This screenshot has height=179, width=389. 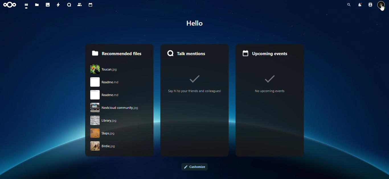 What do you see at coordinates (116, 107) in the screenshot?
I see `nextcloud community.jpg` at bounding box center [116, 107].